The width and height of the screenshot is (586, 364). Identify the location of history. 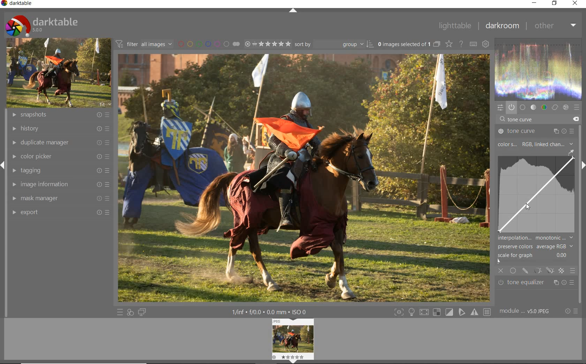
(60, 129).